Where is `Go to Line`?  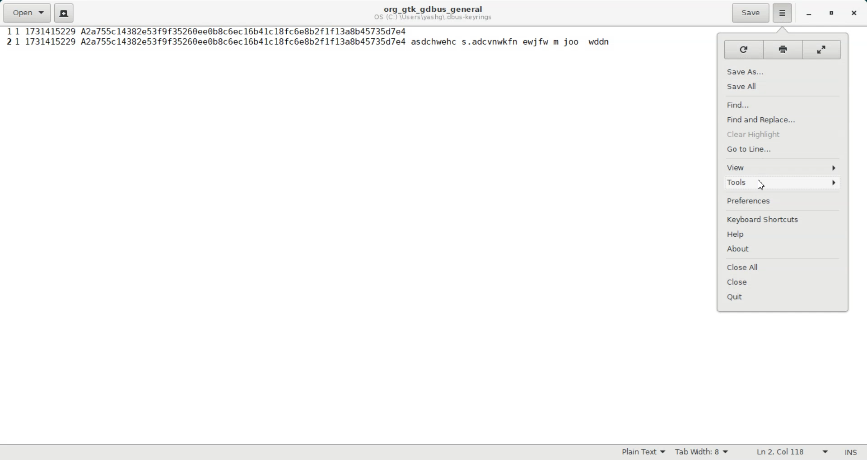
Go to Line is located at coordinates (783, 149).